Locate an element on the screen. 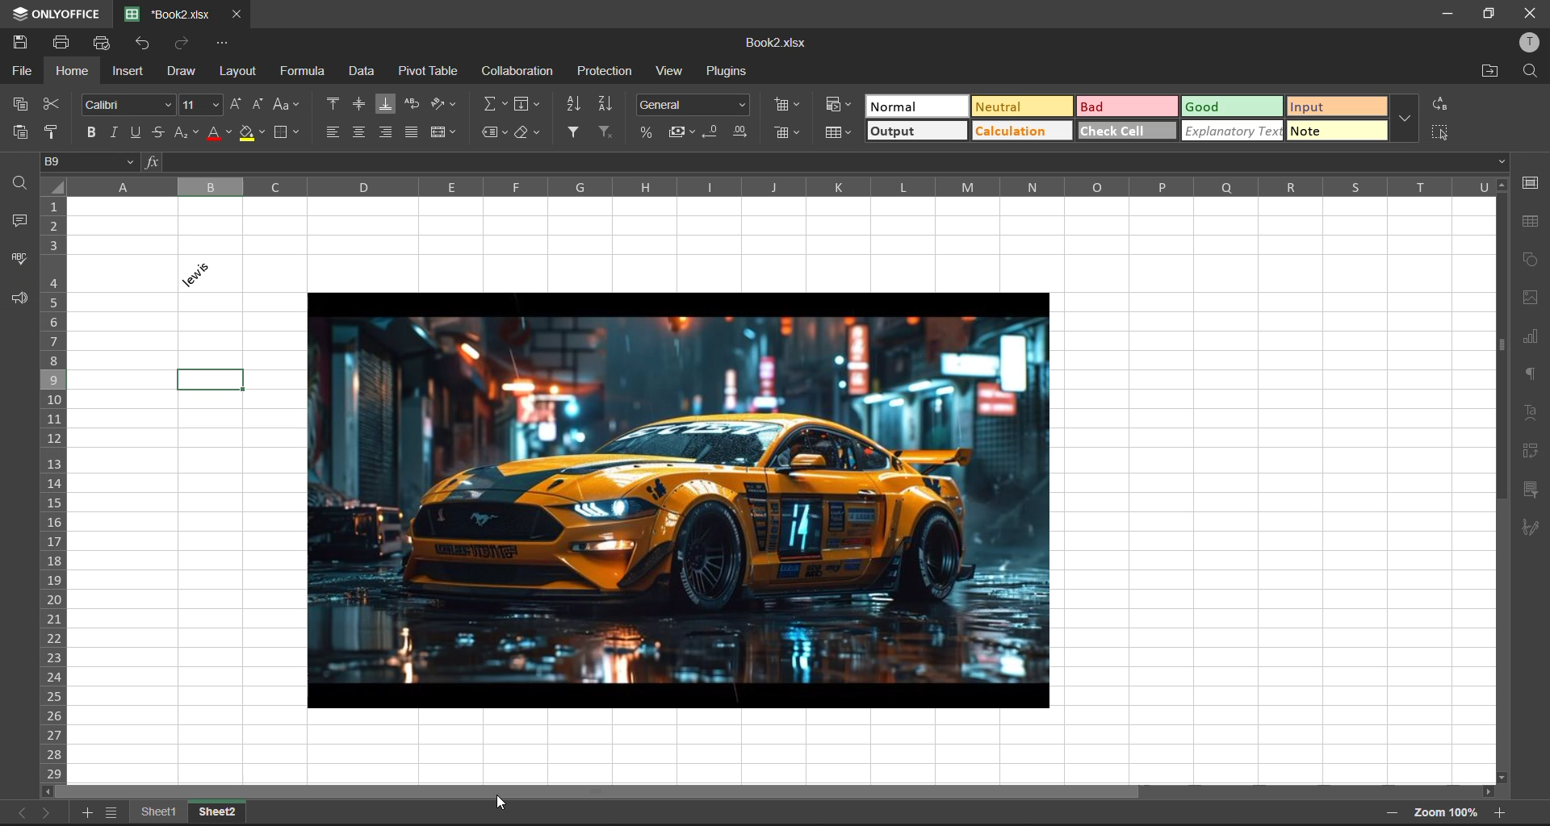 The height and width of the screenshot is (826, 1550). paragraph is located at coordinates (1528, 374).